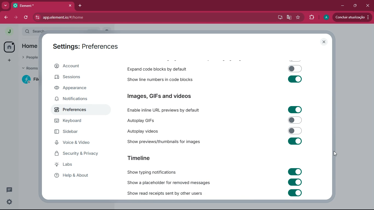 This screenshot has height=210, width=374. What do you see at coordinates (326, 18) in the screenshot?
I see `profile picture` at bounding box center [326, 18].